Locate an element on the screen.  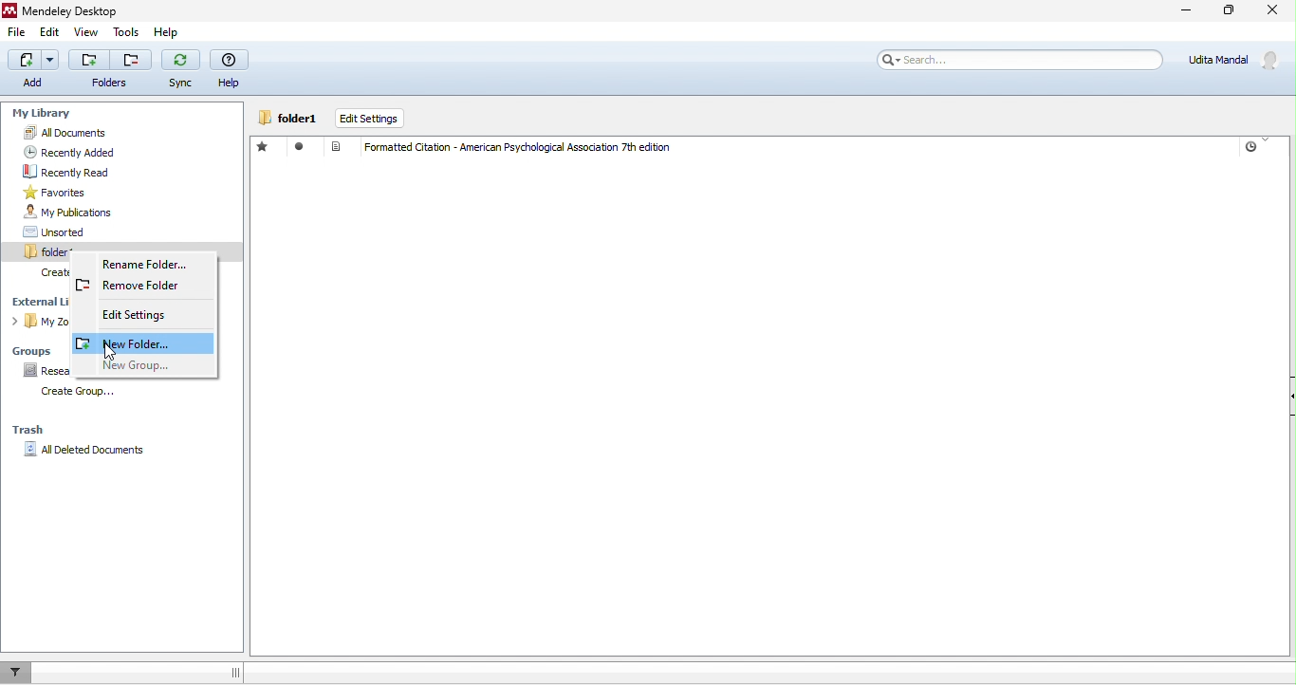
create group is located at coordinates (75, 391).